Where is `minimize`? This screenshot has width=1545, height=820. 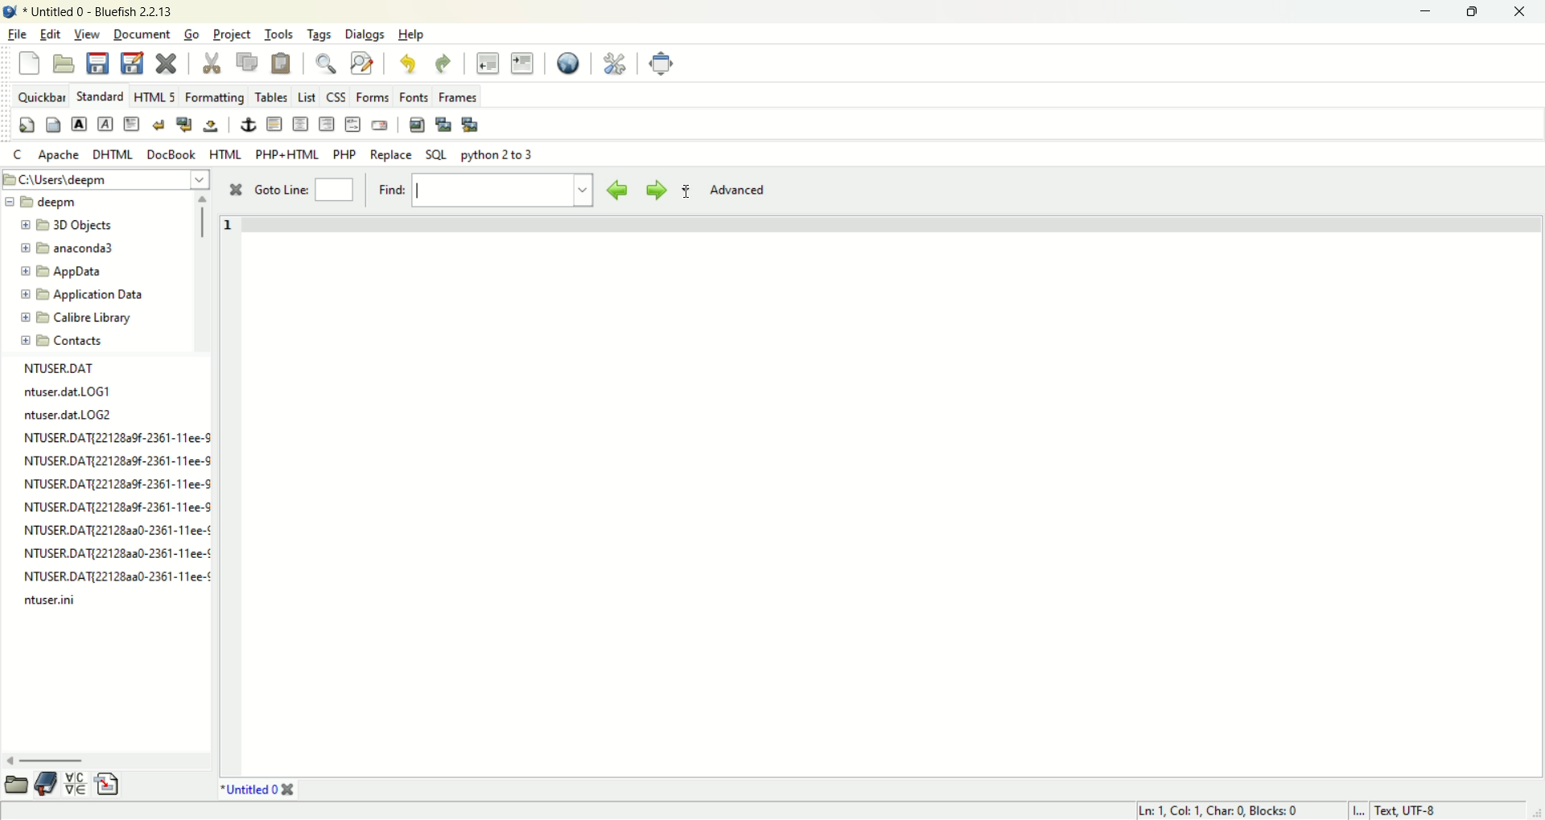 minimize is located at coordinates (1422, 13).